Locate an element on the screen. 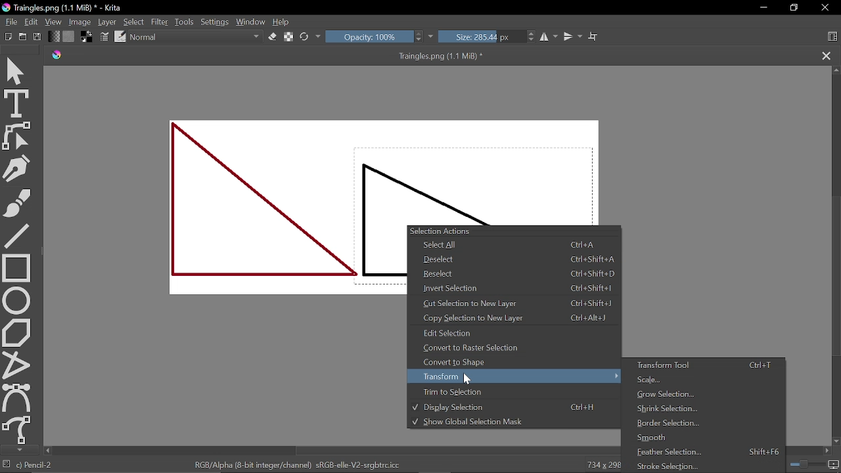 The width and height of the screenshot is (841, 473). Convert to Raster Selection is located at coordinates (514, 348).